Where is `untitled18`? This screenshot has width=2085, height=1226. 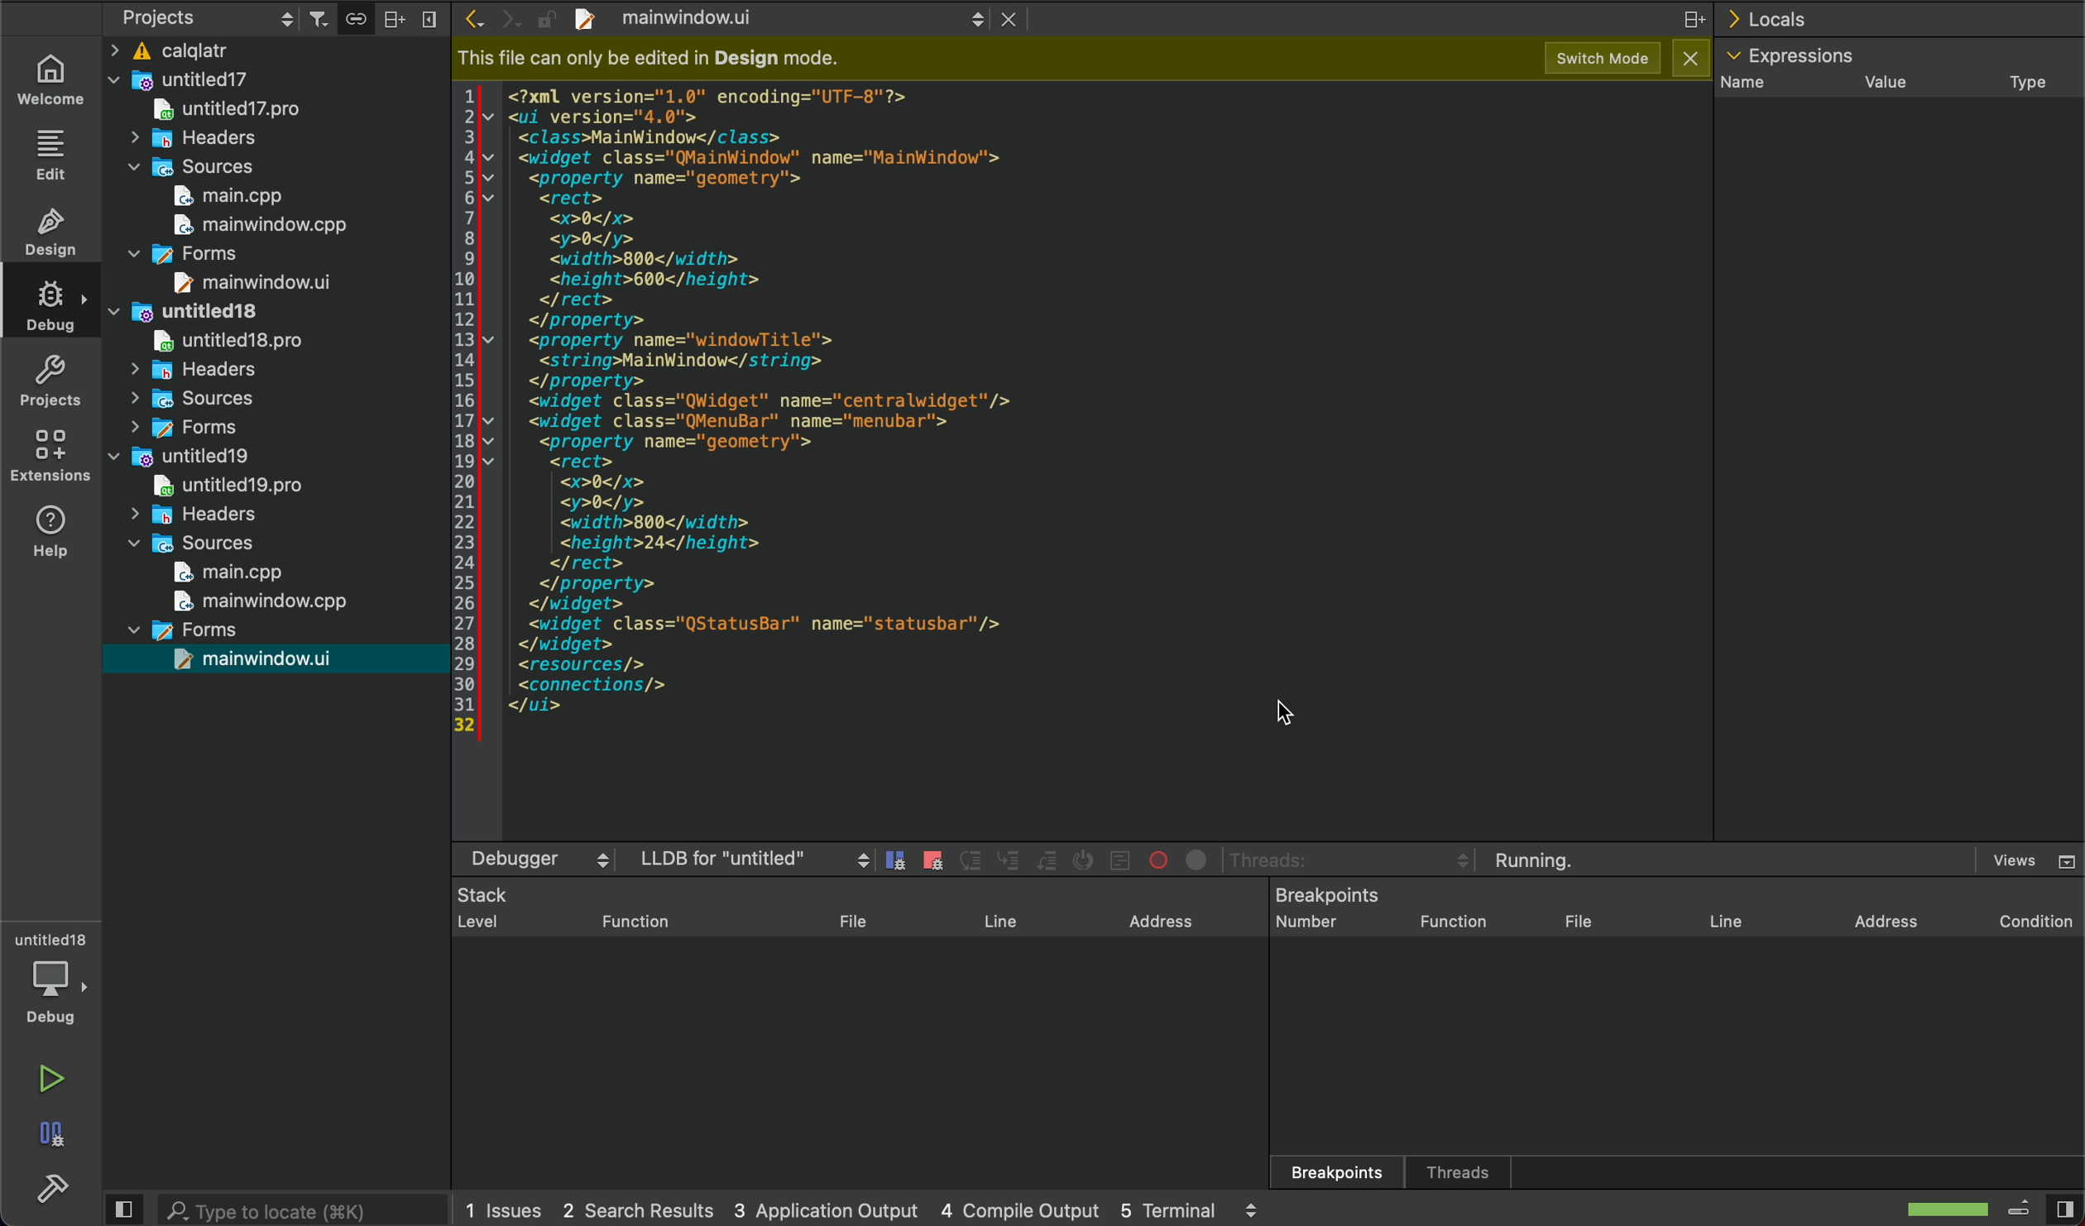
untitled18 is located at coordinates (202, 314).